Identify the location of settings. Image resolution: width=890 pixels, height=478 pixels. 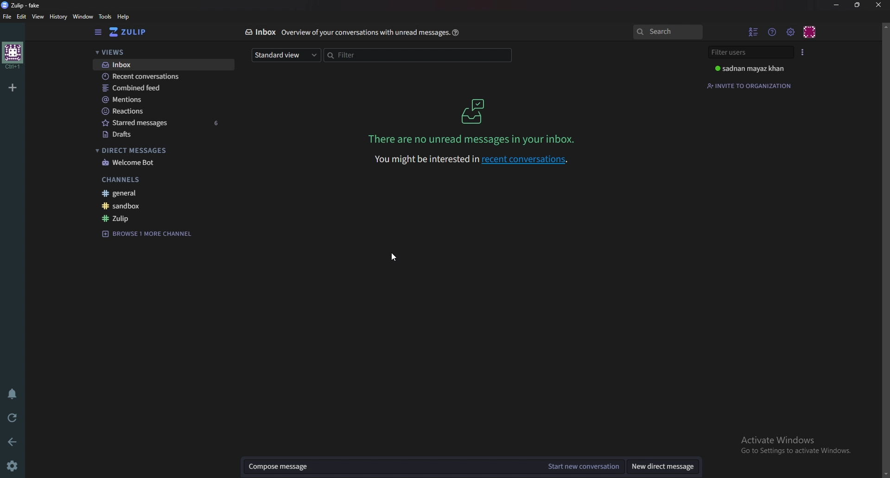
(11, 465).